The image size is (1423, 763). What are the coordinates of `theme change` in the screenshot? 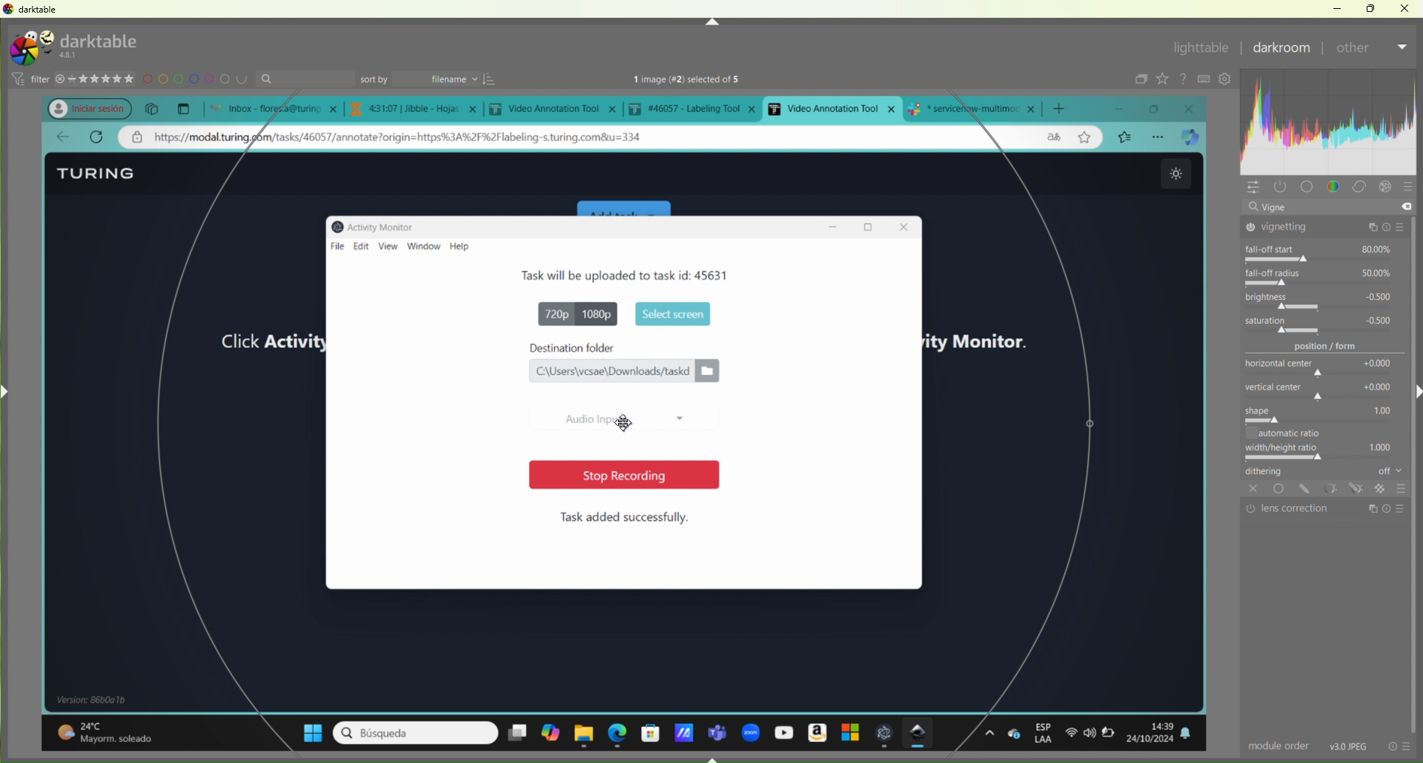 It's located at (1173, 174).